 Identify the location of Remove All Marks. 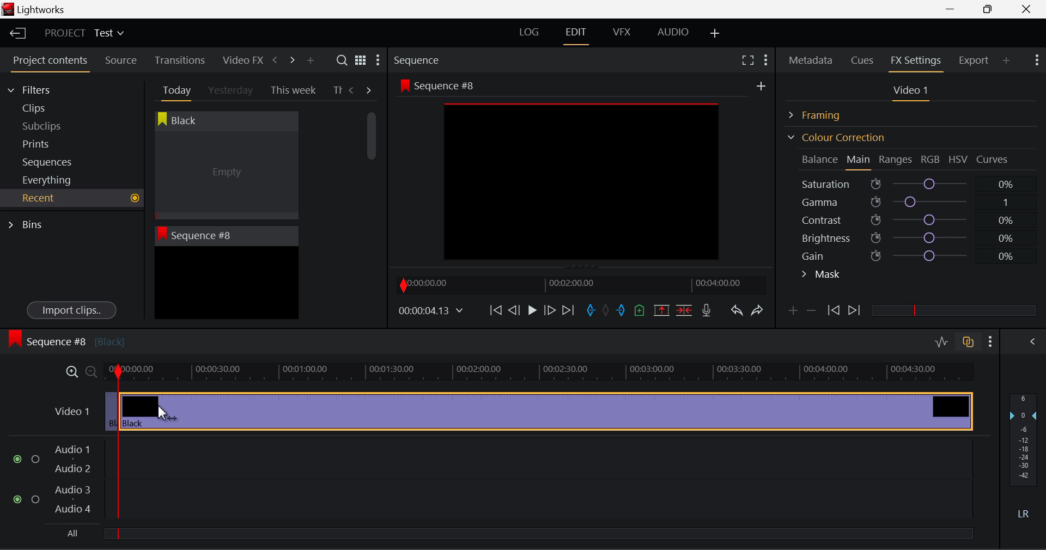
(607, 311).